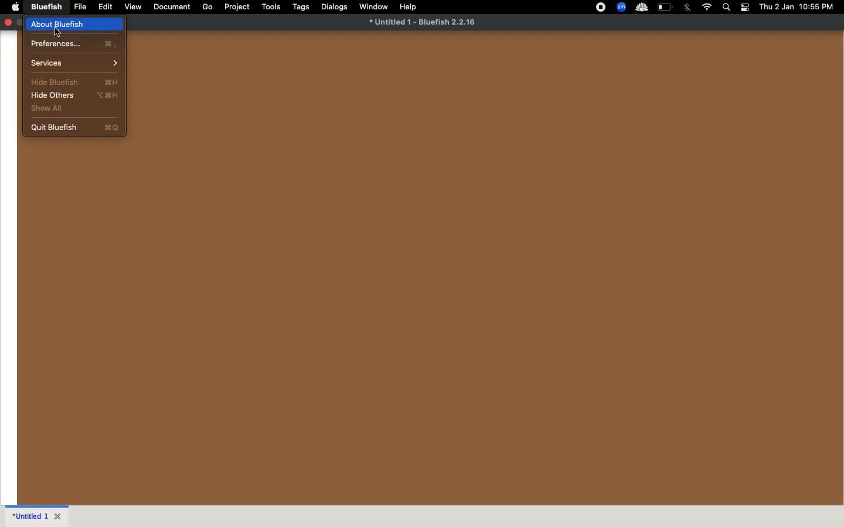 This screenshot has width=844, height=527. What do you see at coordinates (58, 32) in the screenshot?
I see `cursor` at bounding box center [58, 32].